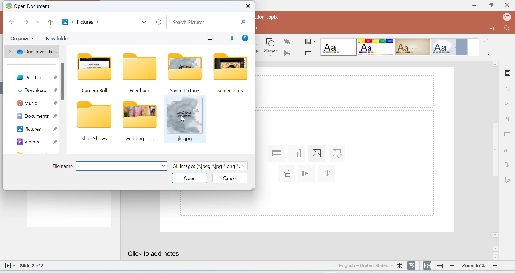  I want to click on organize, so click(21, 39).